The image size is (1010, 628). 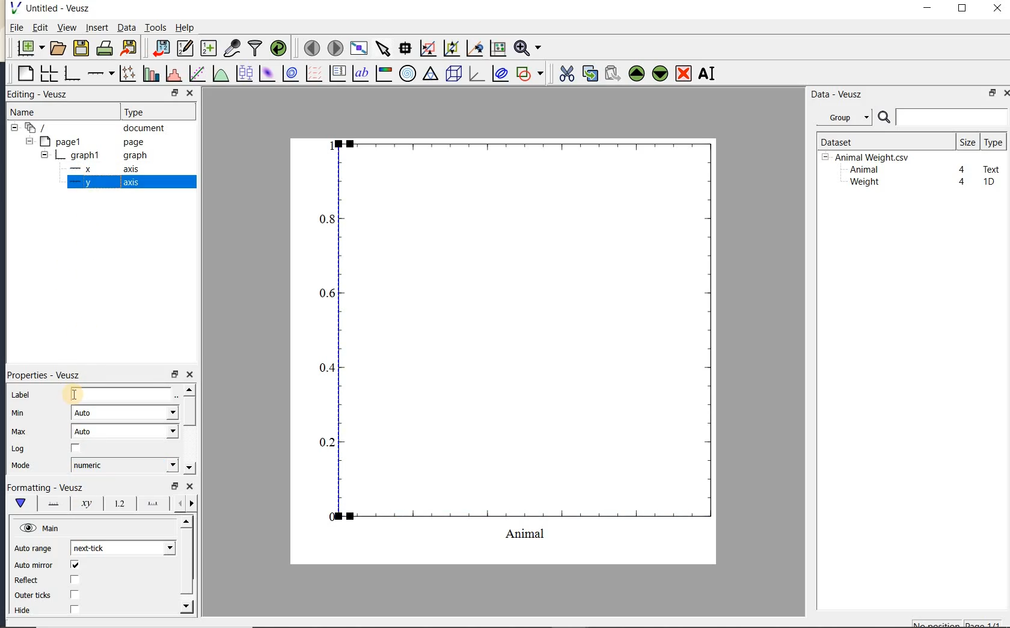 What do you see at coordinates (881, 141) in the screenshot?
I see `Dataset` at bounding box center [881, 141].